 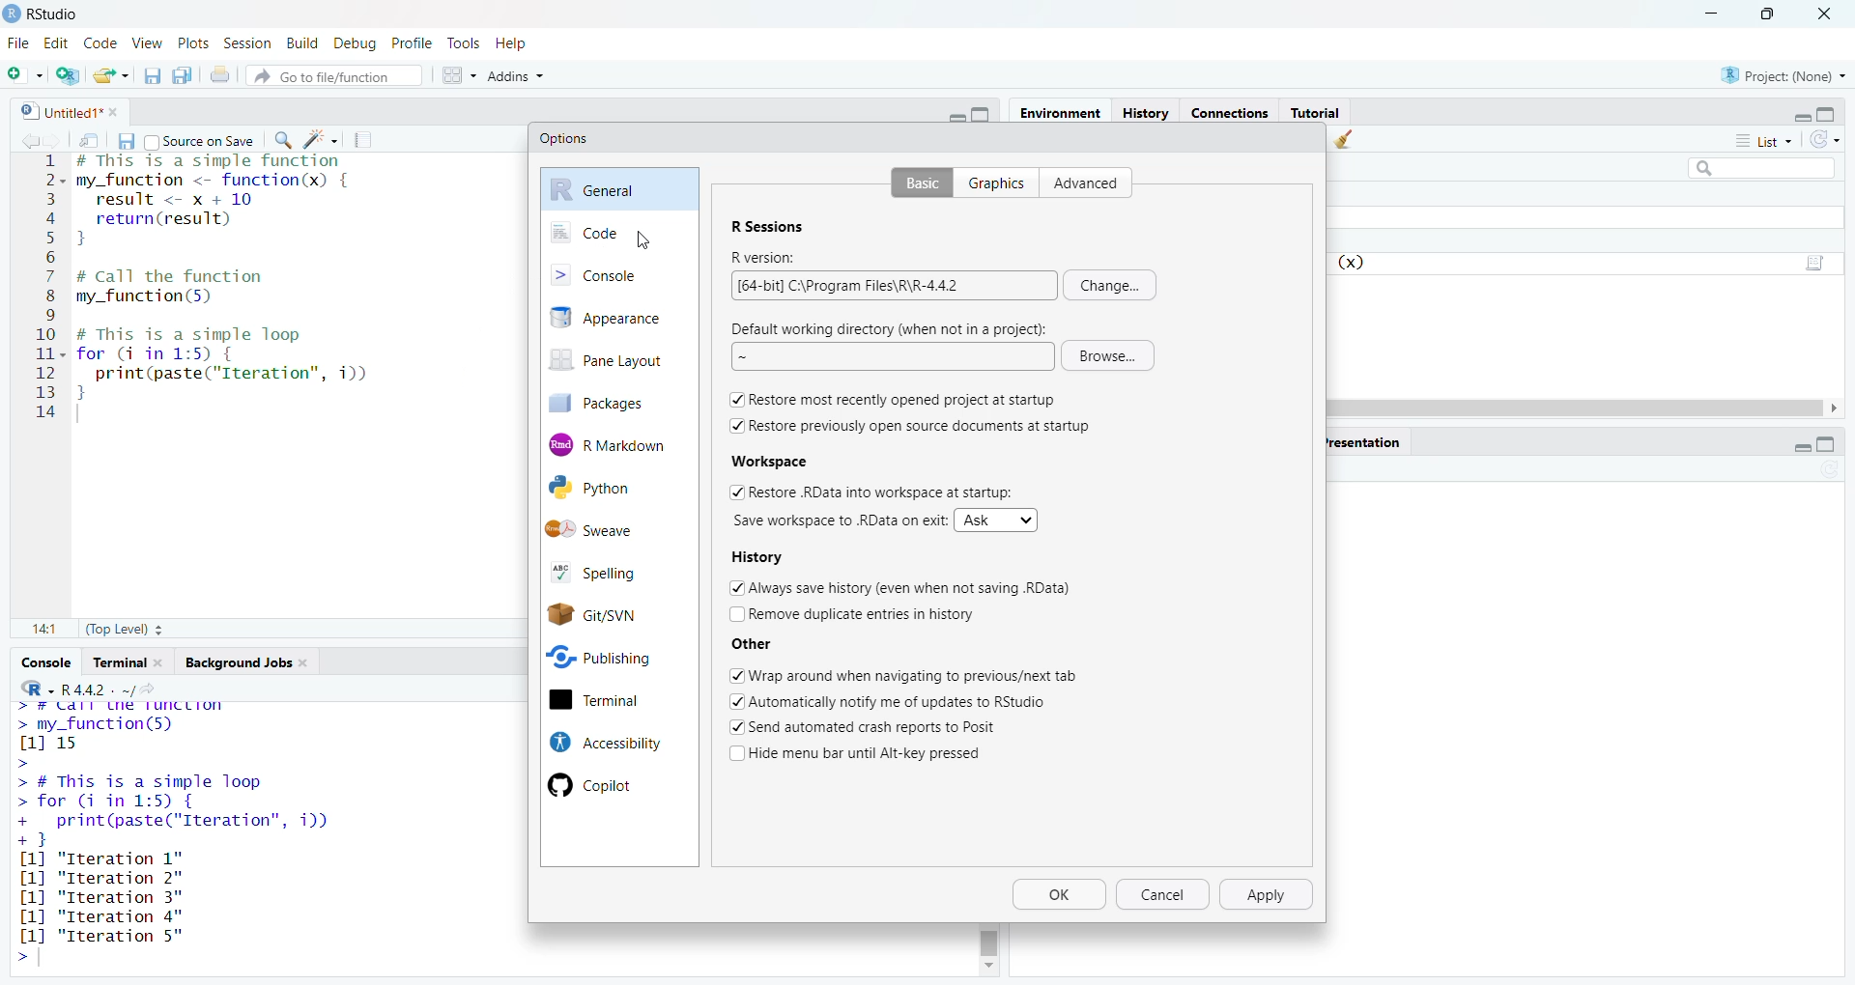 I want to click on view the current working directory, so click(x=157, y=689).